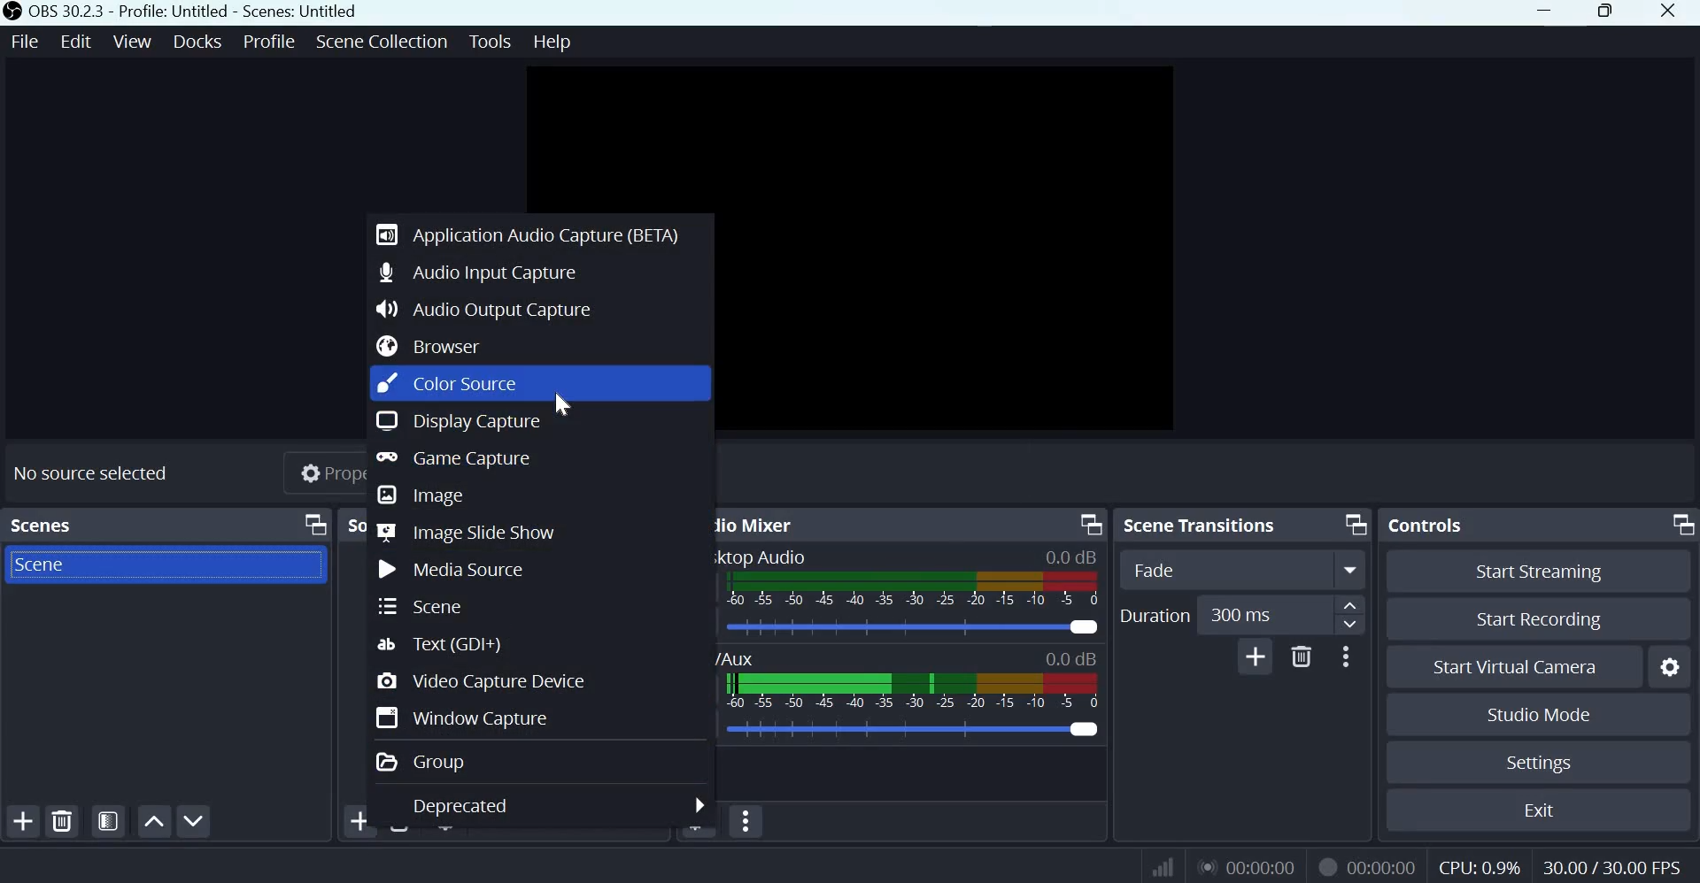 This screenshot has width=1700, height=883. I want to click on Frame Rate (FPS), so click(1607, 865).